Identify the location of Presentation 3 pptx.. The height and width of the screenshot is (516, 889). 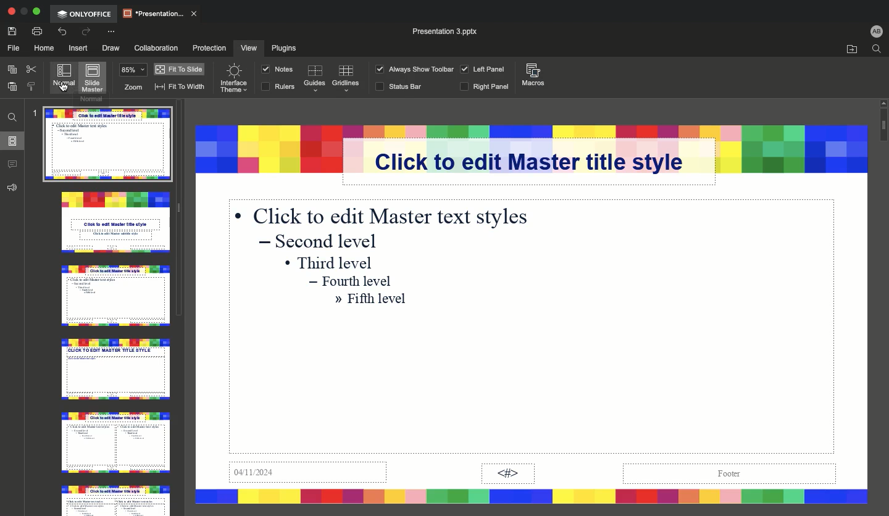
(454, 31).